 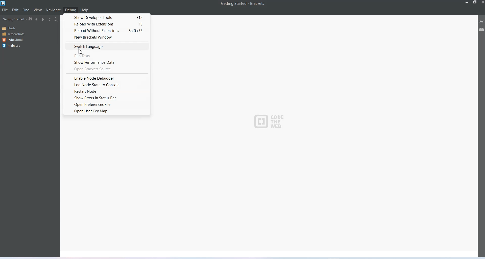 What do you see at coordinates (37, 19) in the screenshot?
I see `Navigate backward` at bounding box center [37, 19].